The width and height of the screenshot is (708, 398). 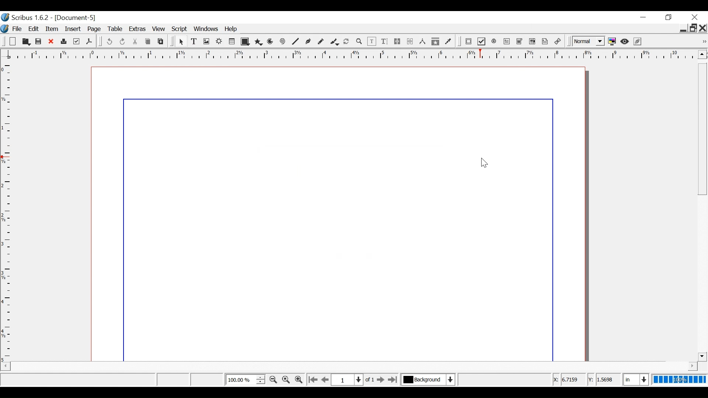 What do you see at coordinates (346, 41) in the screenshot?
I see `Rotate` at bounding box center [346, 41].